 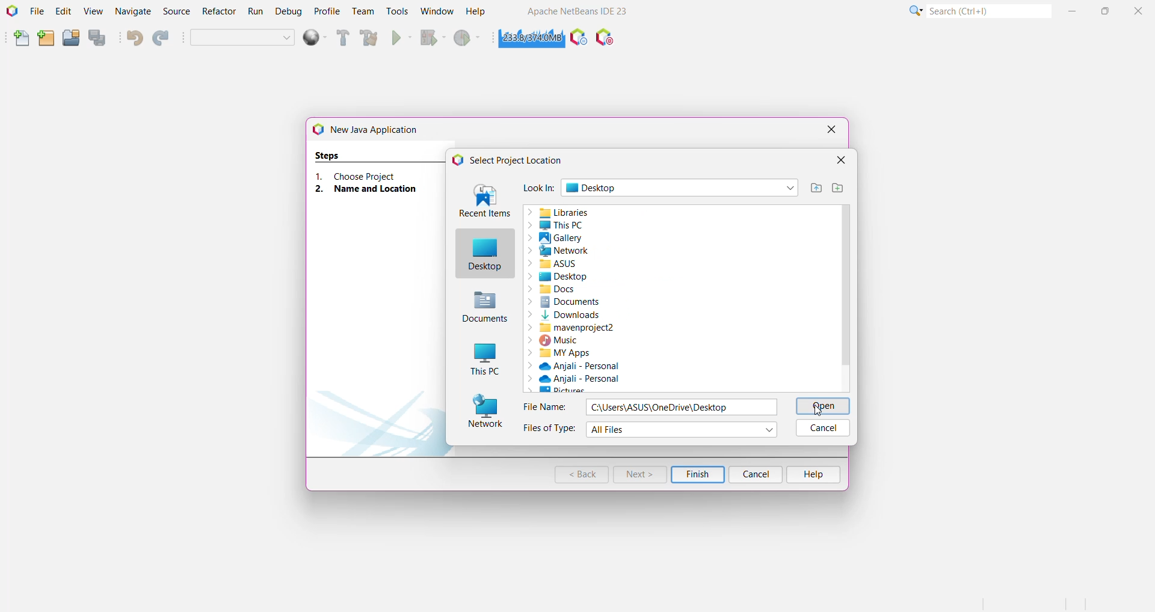 I want to click on Run, so click(x=256, y=12).